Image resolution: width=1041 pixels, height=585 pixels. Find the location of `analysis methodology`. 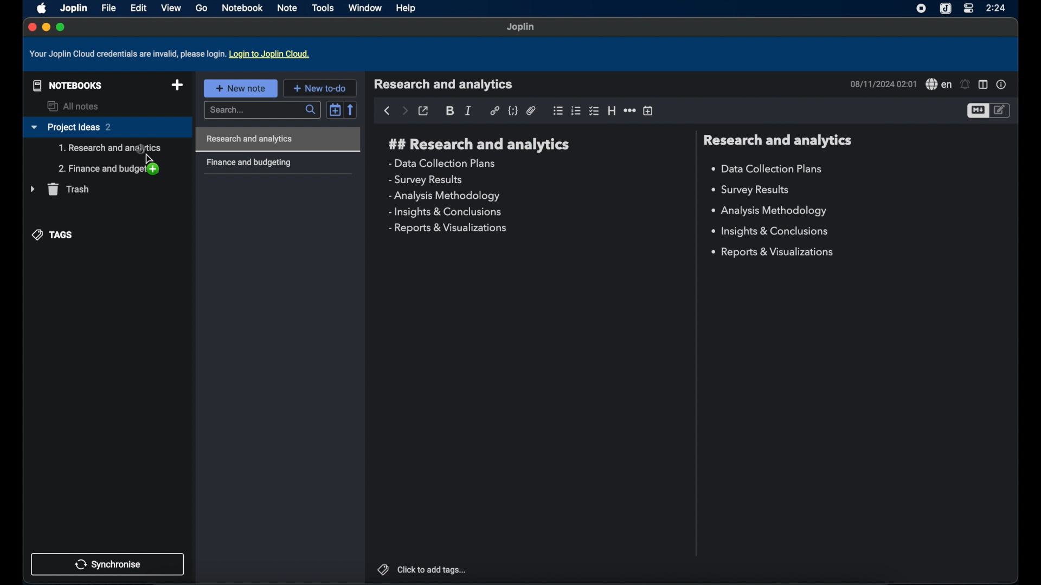

analysis methodology is located at coordinates (768, 211).